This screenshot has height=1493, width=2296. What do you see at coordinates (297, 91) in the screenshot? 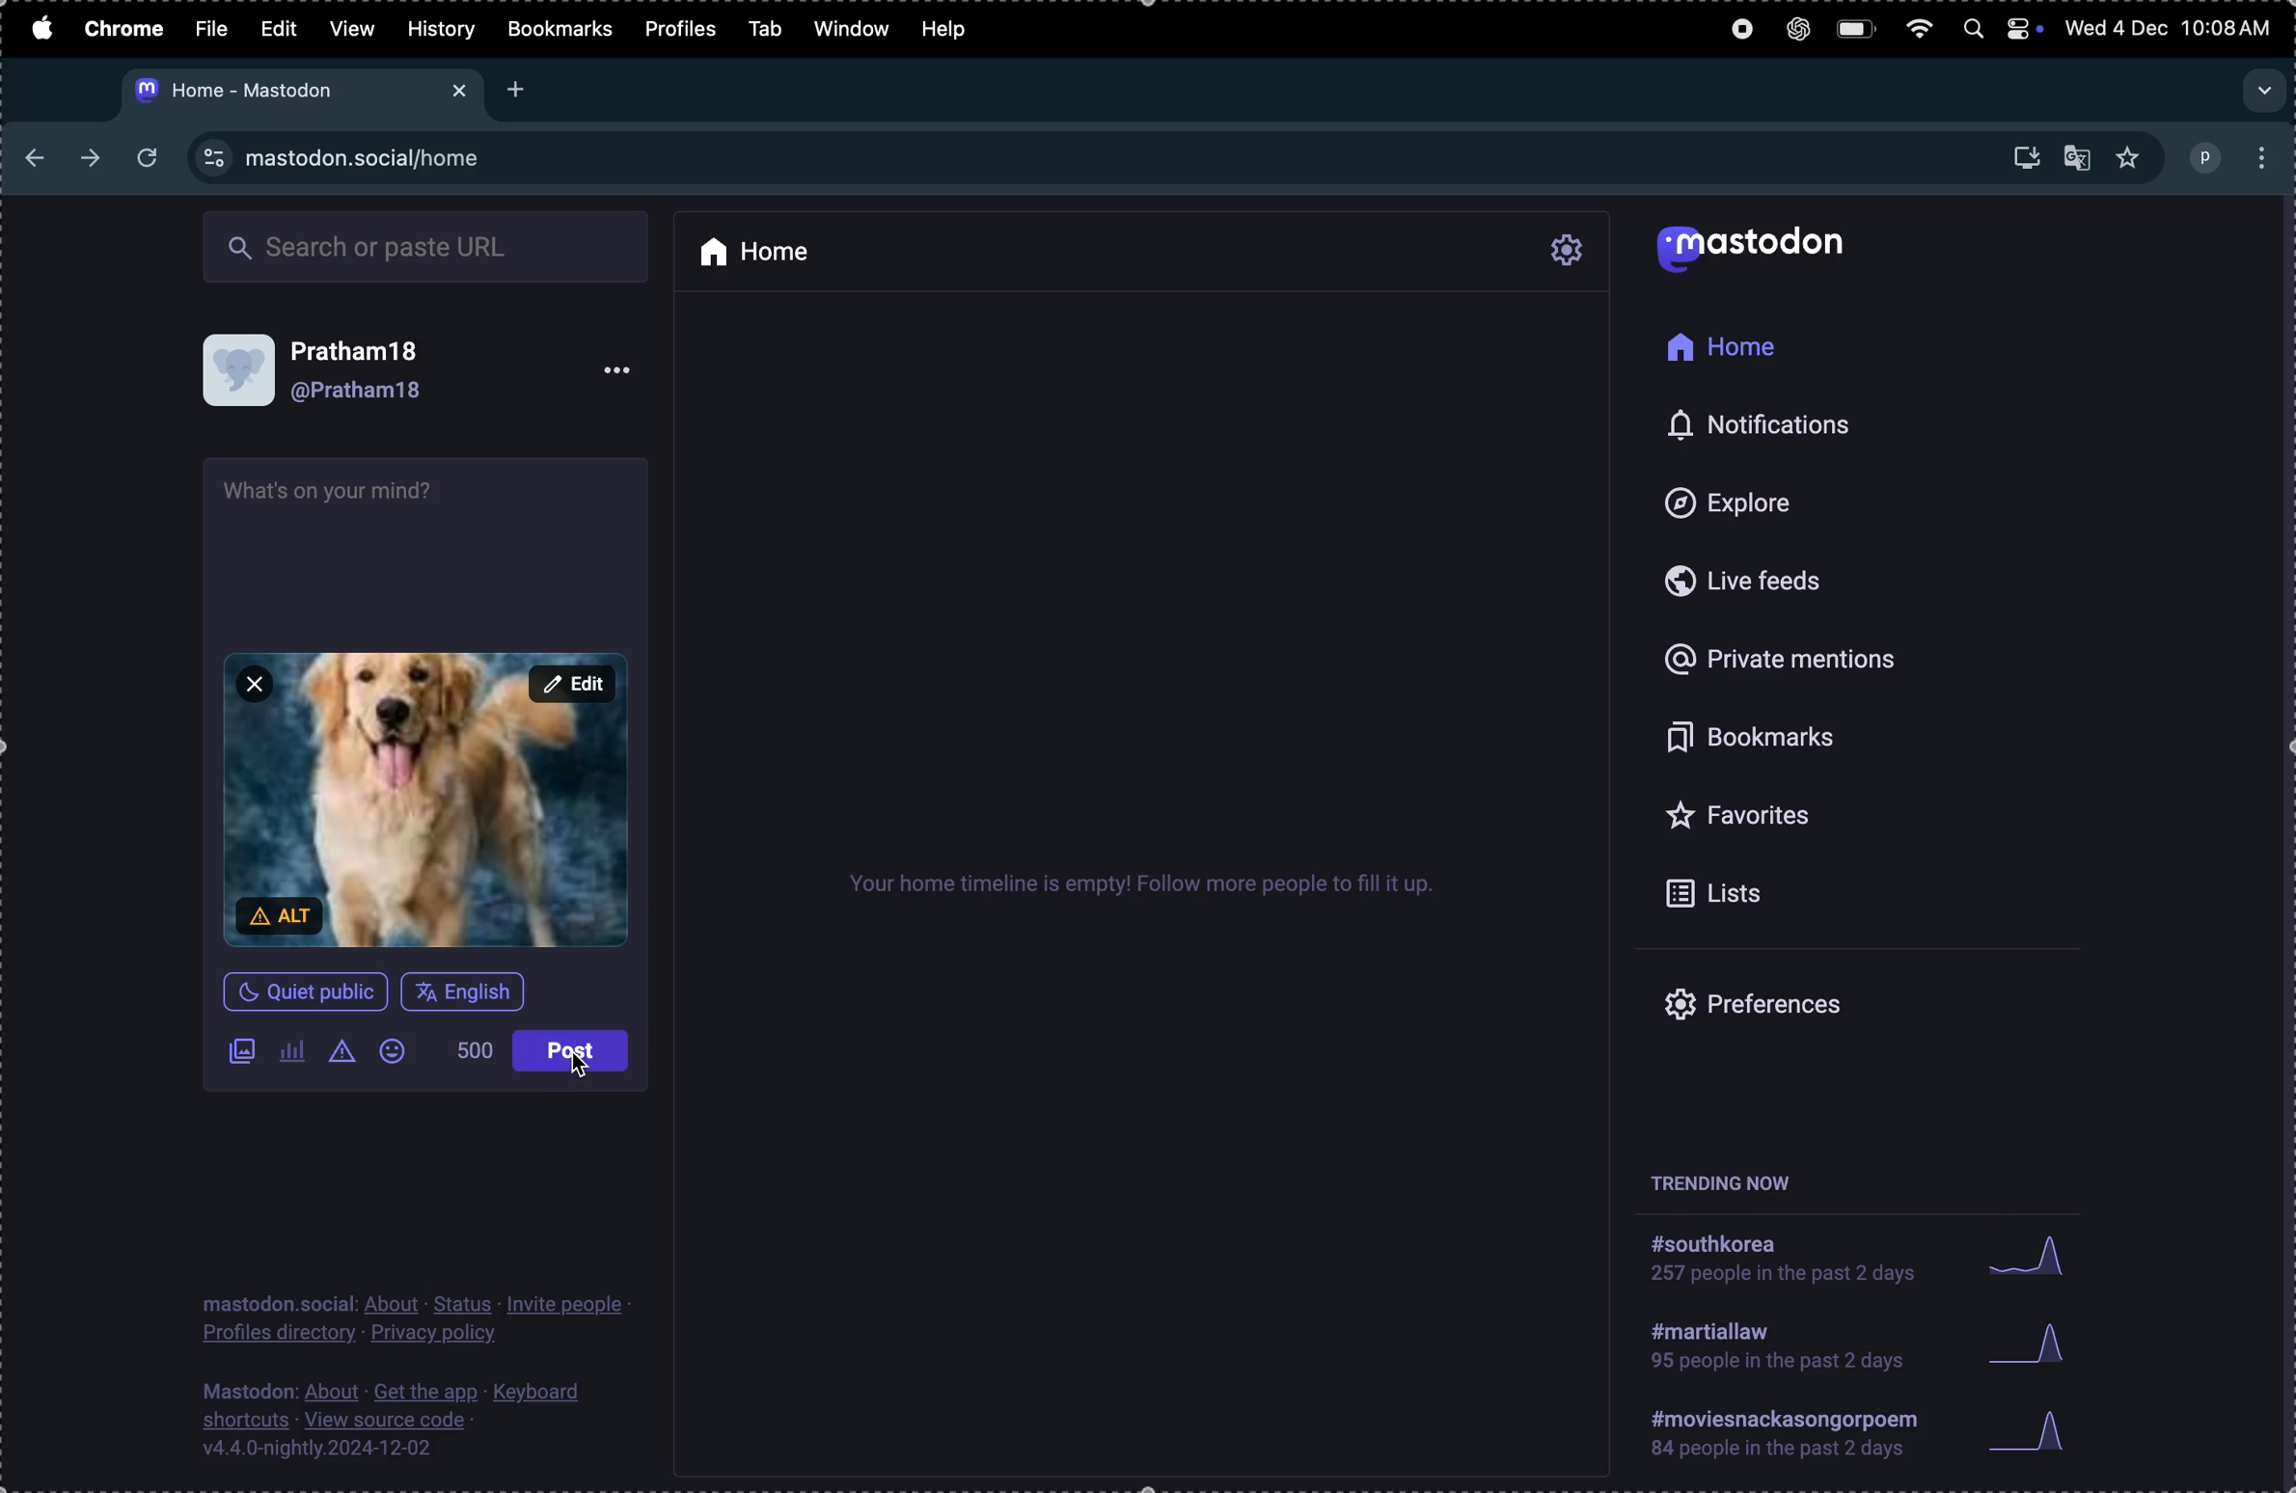
I see `mastodon tab` at bounding box center [297, 91].